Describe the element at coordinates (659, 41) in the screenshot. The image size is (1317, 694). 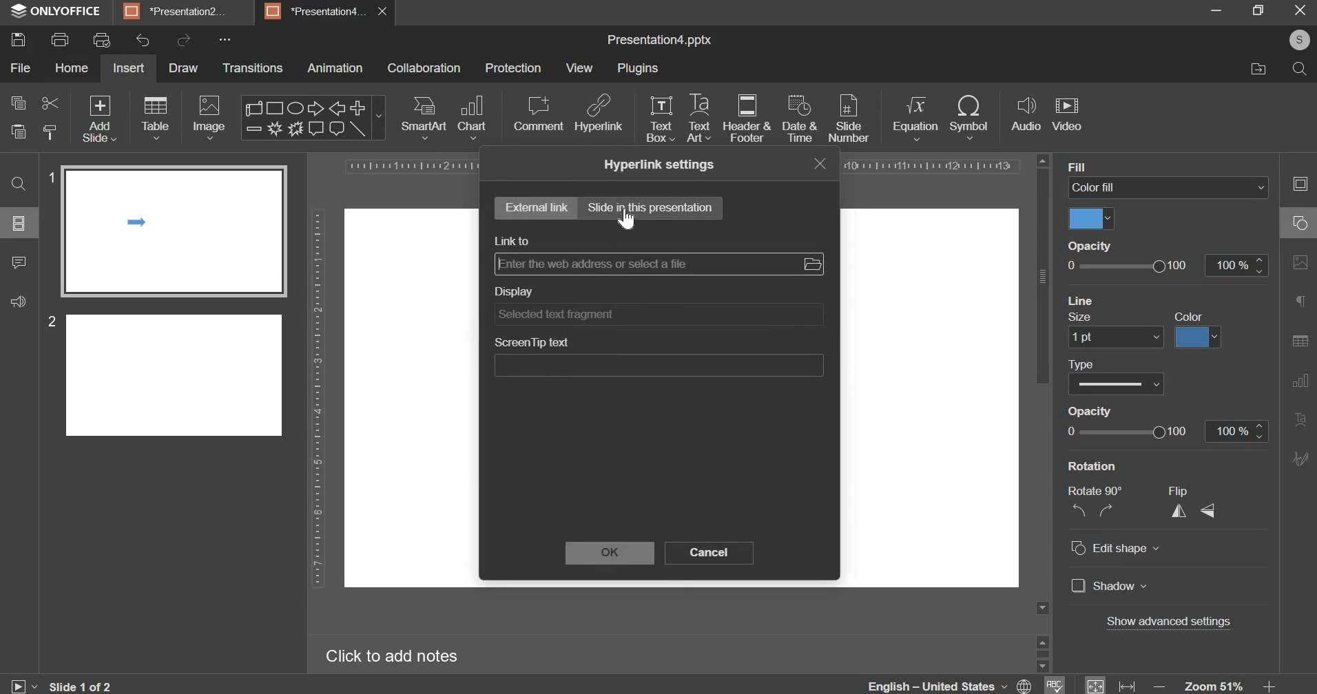
I see `presentation name` at that location.